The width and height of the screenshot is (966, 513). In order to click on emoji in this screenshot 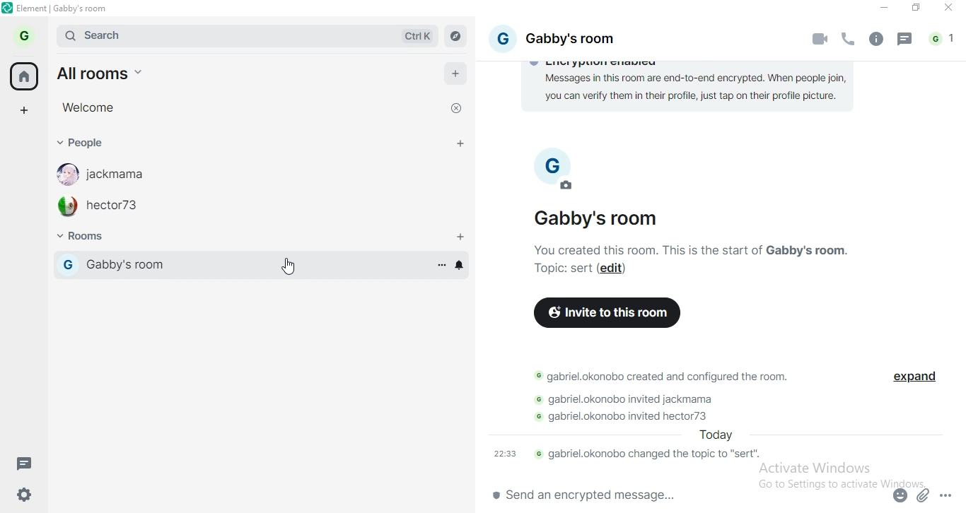, I will do `click(898, 498)`.